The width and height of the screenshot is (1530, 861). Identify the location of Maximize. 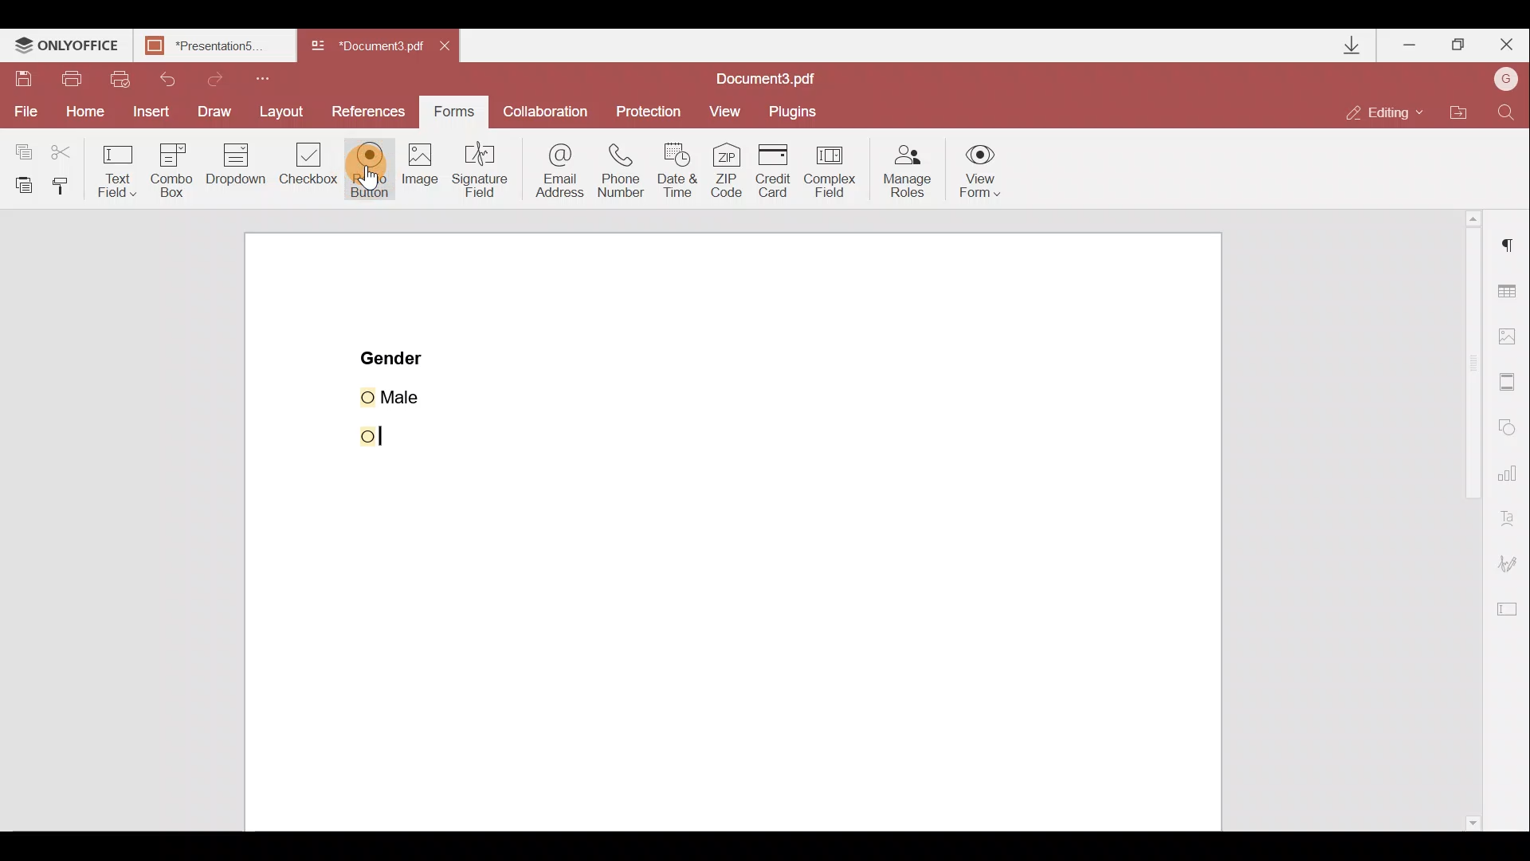
(1460, 43).